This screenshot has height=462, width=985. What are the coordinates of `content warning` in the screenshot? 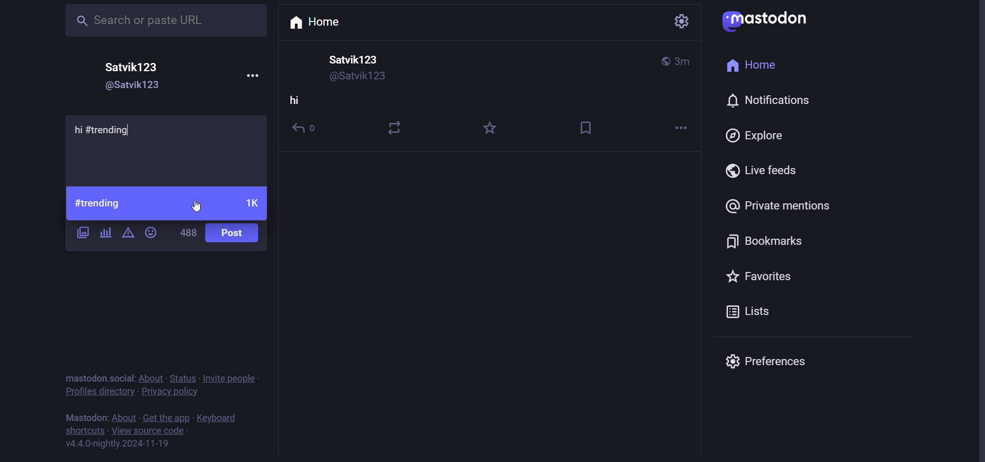 It's located at (127, 234).